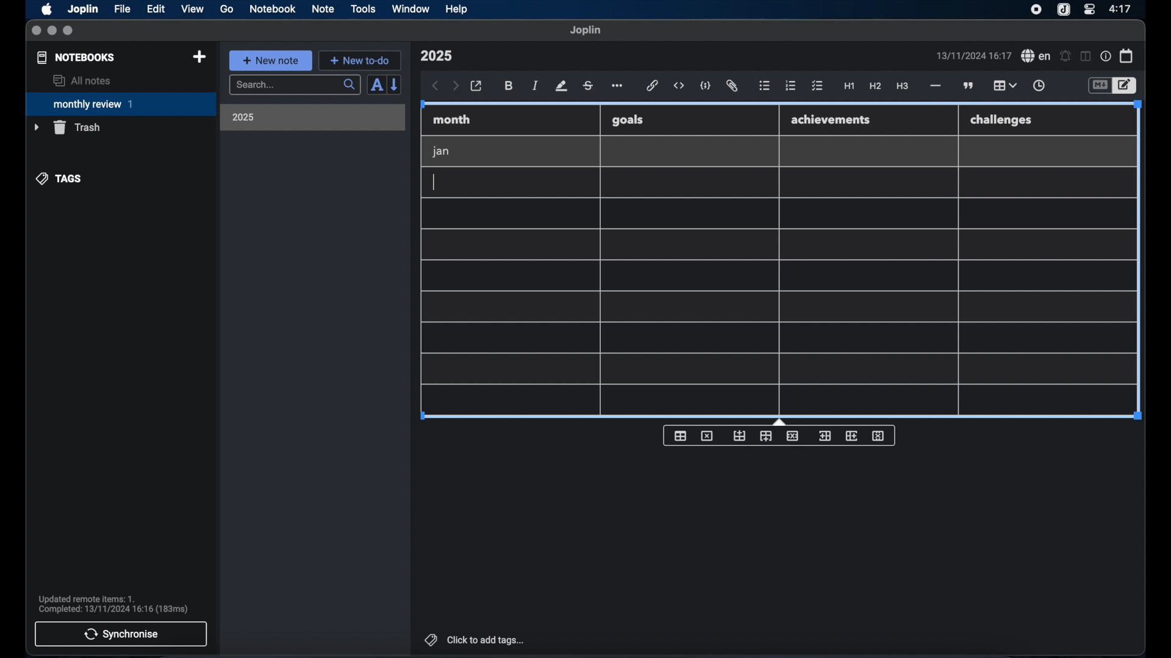 The width and height of the screenshot is (1171, 658). I want to click on set alarm, so click(1065, 57).